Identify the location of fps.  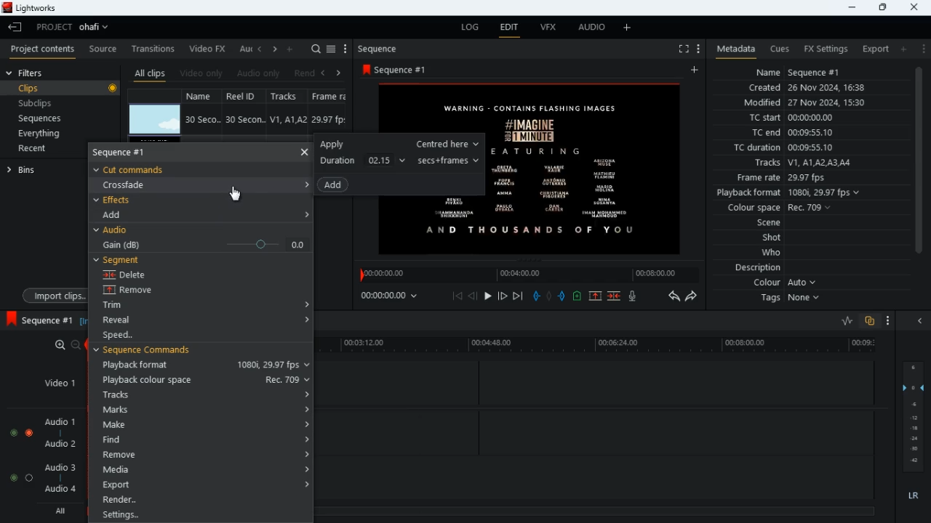
(330, 96).